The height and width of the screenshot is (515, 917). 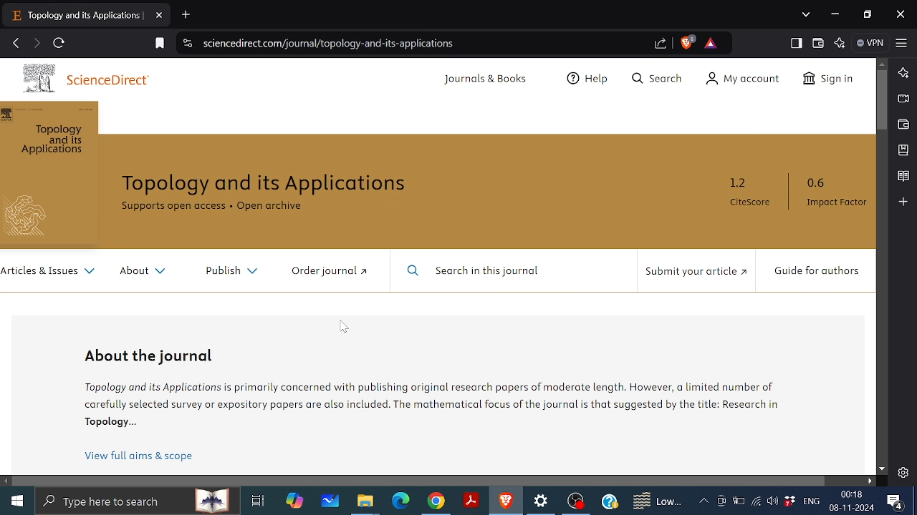 I want to click on 00:17 08-11-2024, so click(x=851, y=501).